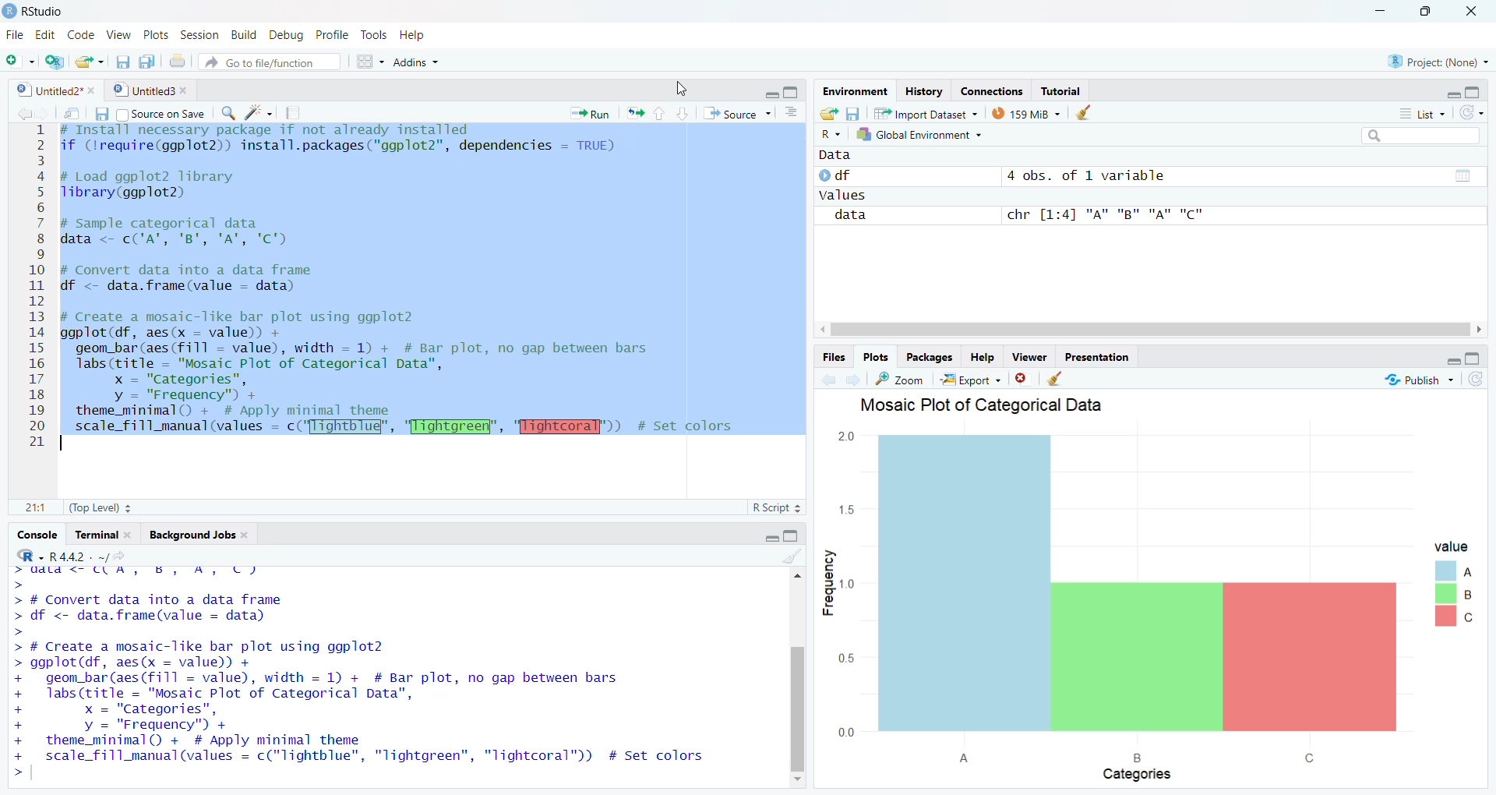  Describe the element at coordinates (31, 556) in the screenshot. I see `R` at that location.